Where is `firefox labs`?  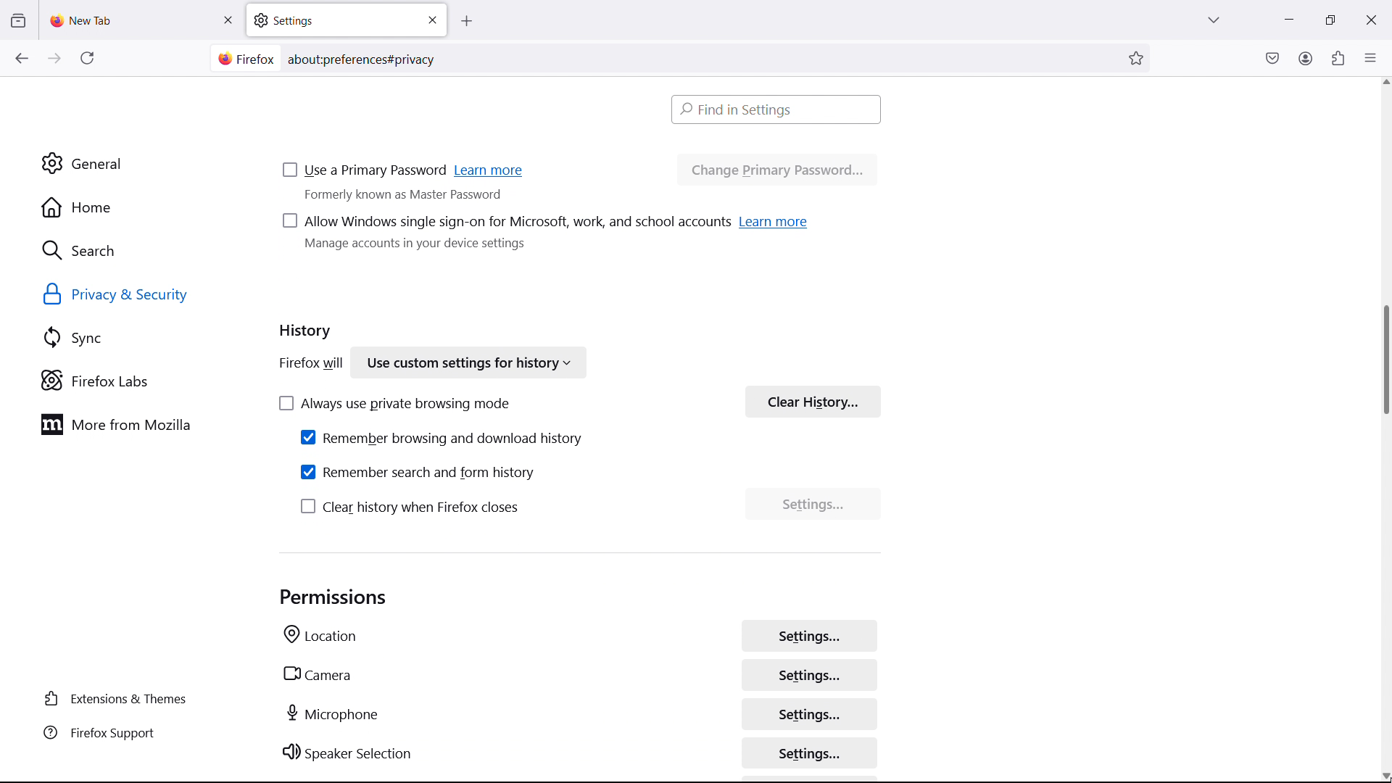 firefox labs is located at coordinates (142, 381).